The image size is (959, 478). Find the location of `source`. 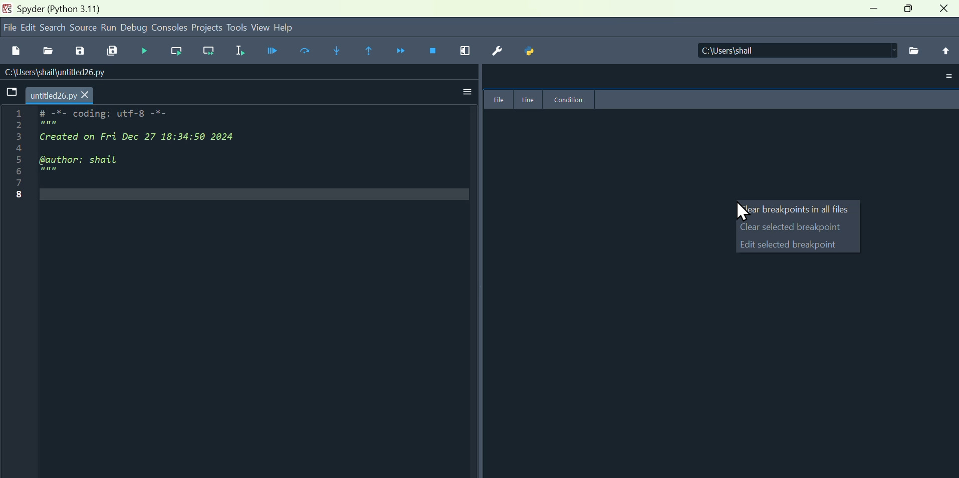

source is located at coordinates (84, 28).